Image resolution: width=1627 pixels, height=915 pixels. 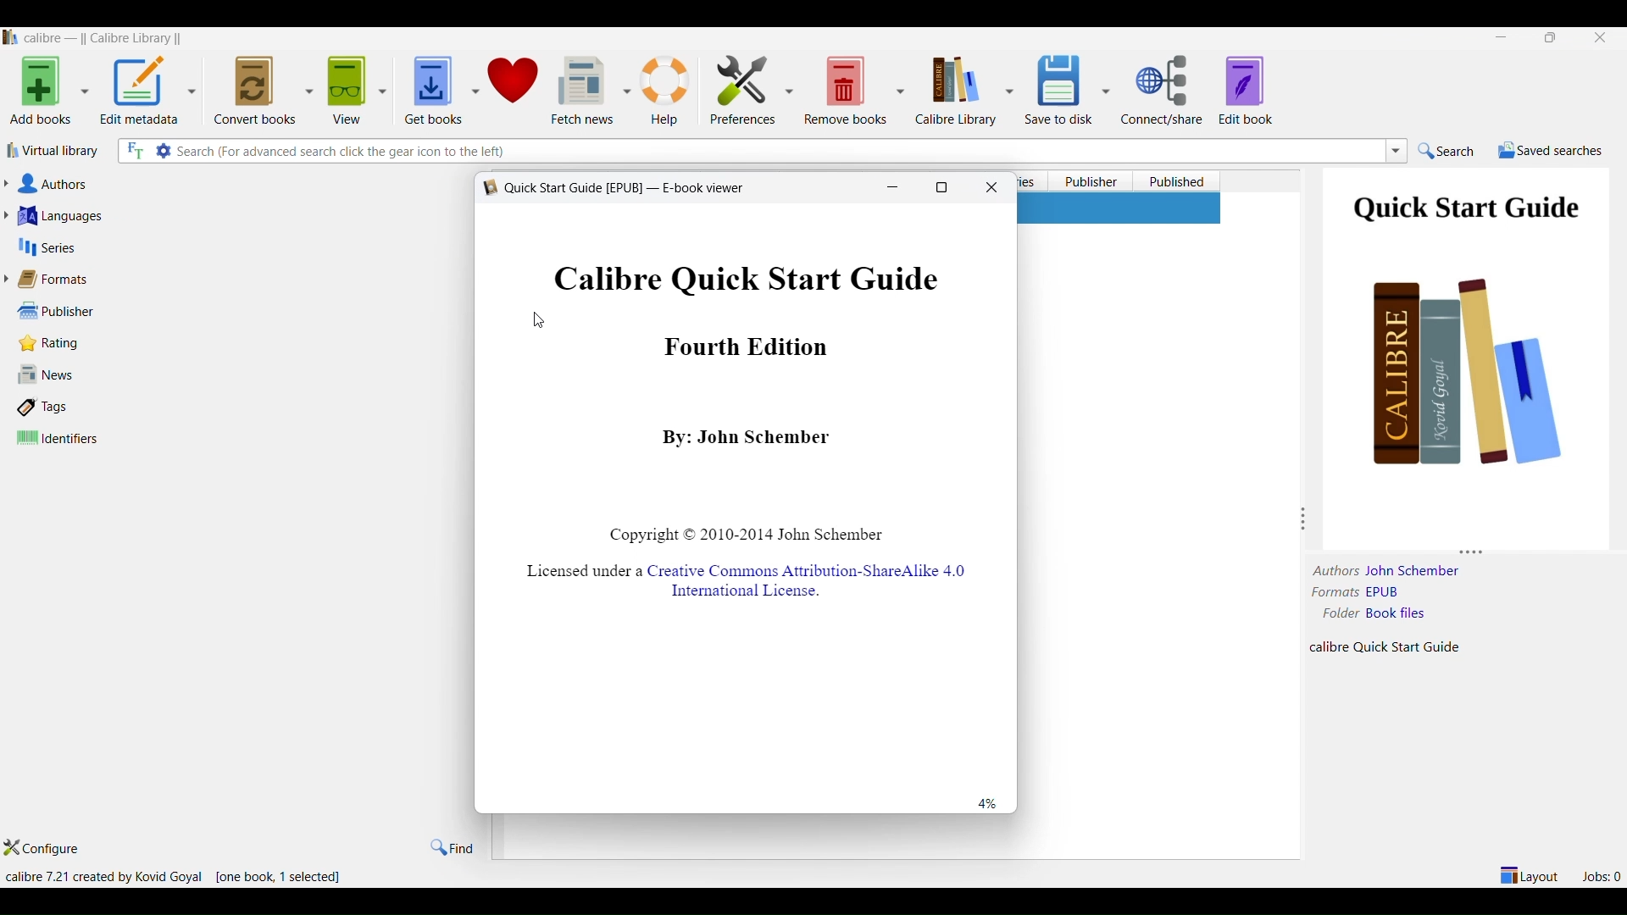 I want to click on authors, so click(x=1330, y=570).